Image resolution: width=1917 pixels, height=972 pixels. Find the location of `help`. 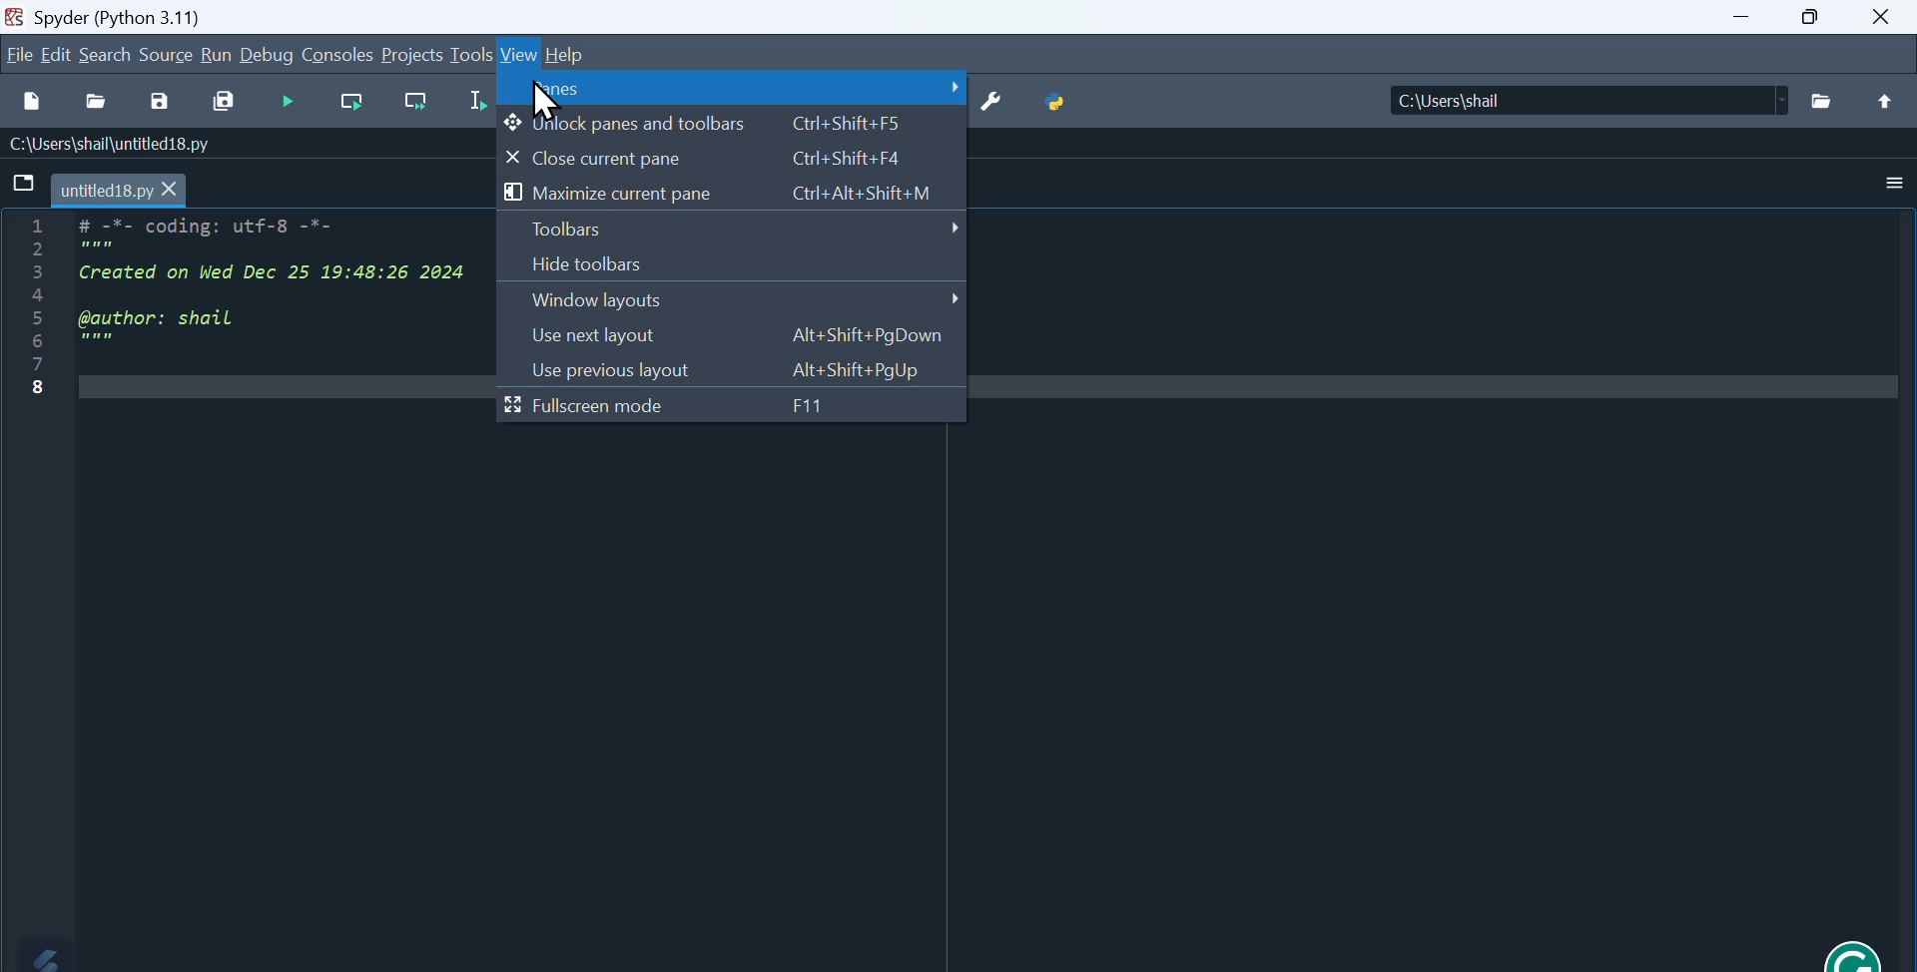

help is located at coordinates (573, 56).